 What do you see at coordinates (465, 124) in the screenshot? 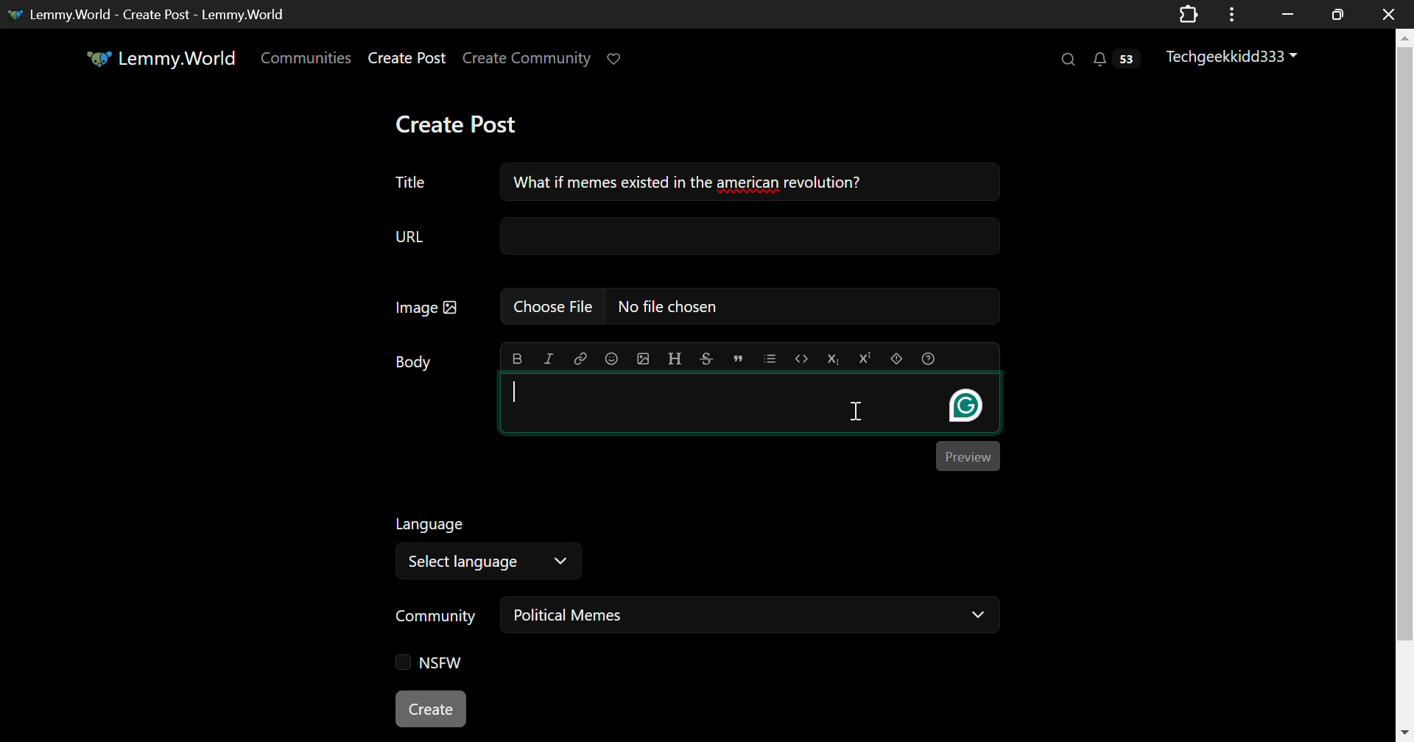
I see `Create Post` at bounding box center [465, 124].